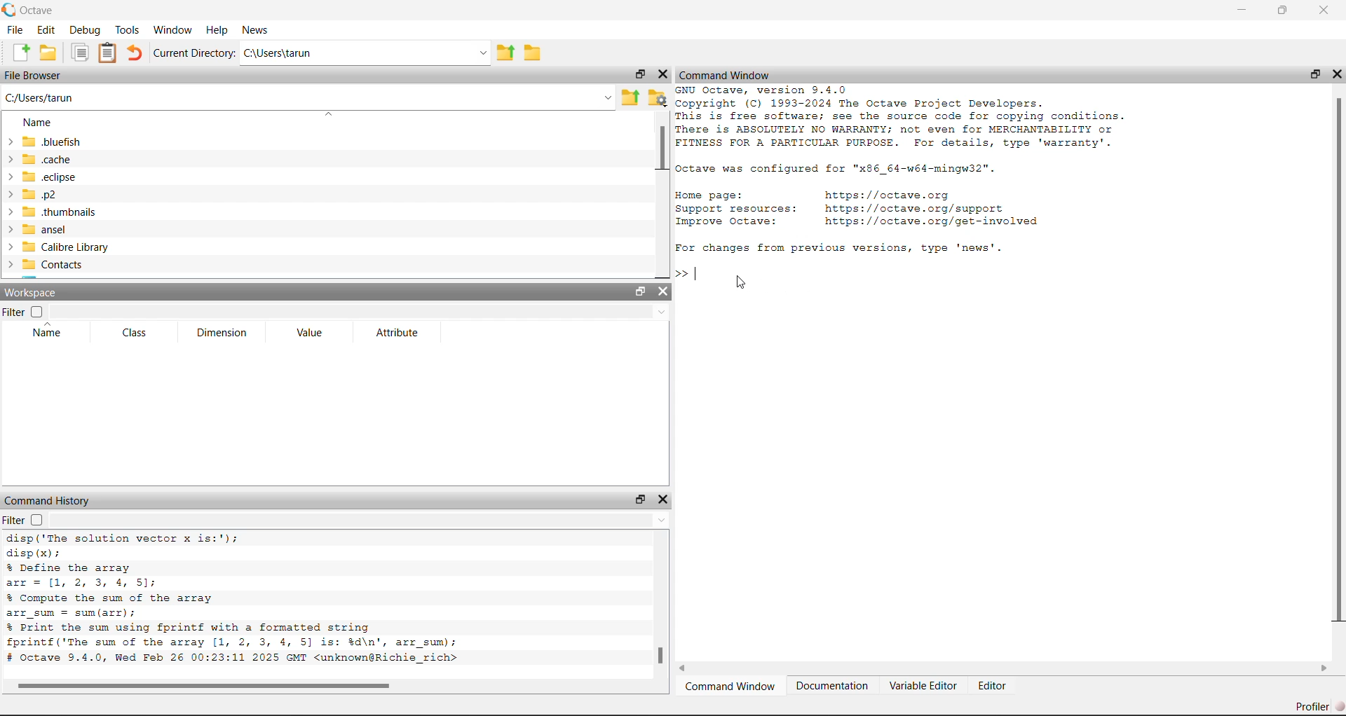 This screenshot has width=1346, height=716. Describe the element at coordinates (86, 30) in the screenshot. I see `Debug` at that location.